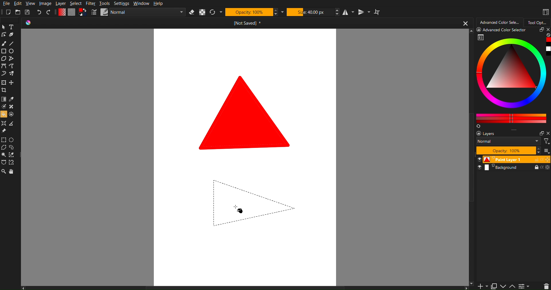 This screenshot has width=551, height=290. What do you see at coordinates (32, 4) in the screenshot?
I see `View` at bounding box center [32, 4].